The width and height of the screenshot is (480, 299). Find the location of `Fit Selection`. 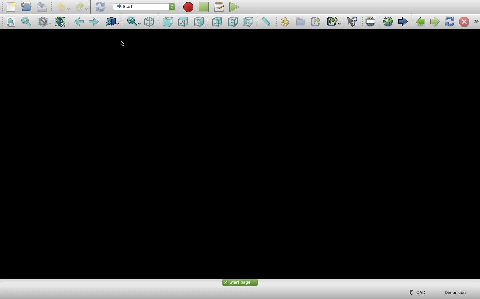

Fit Selection is located at coordinates (134, 22).